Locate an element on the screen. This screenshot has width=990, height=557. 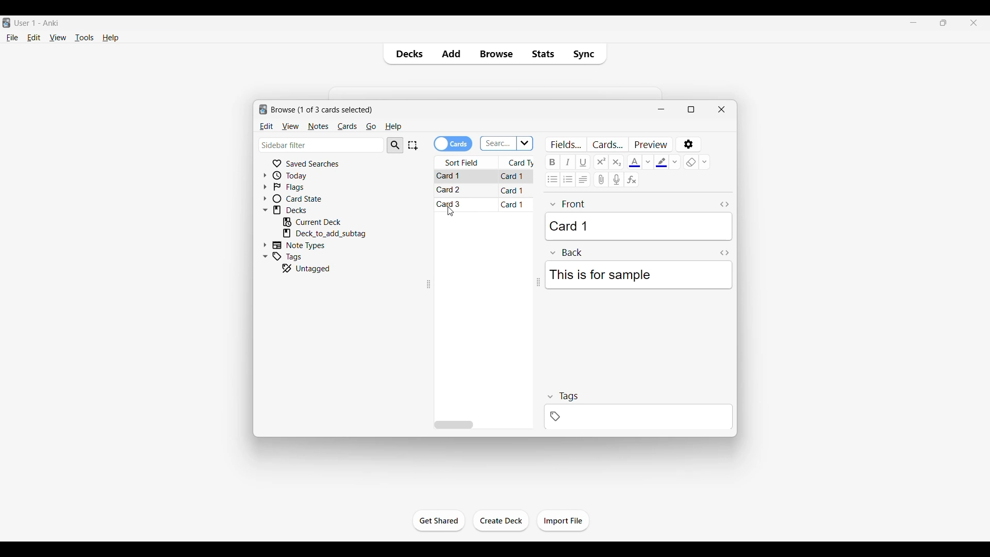
Edit menu is located at coordinates (34, 37).